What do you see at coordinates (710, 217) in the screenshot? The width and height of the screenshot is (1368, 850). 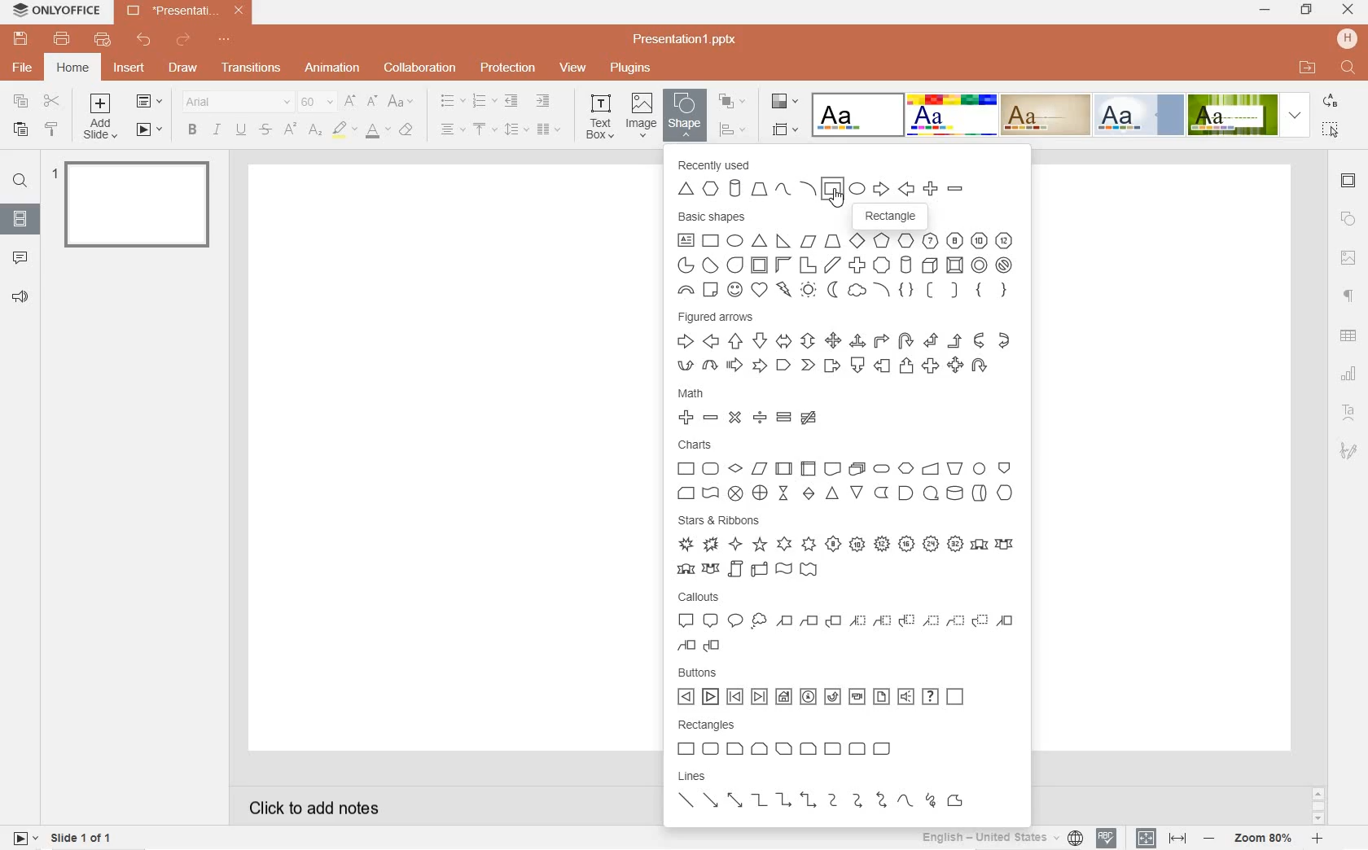 I see `basic shapes` at bounding box center [710, 217].